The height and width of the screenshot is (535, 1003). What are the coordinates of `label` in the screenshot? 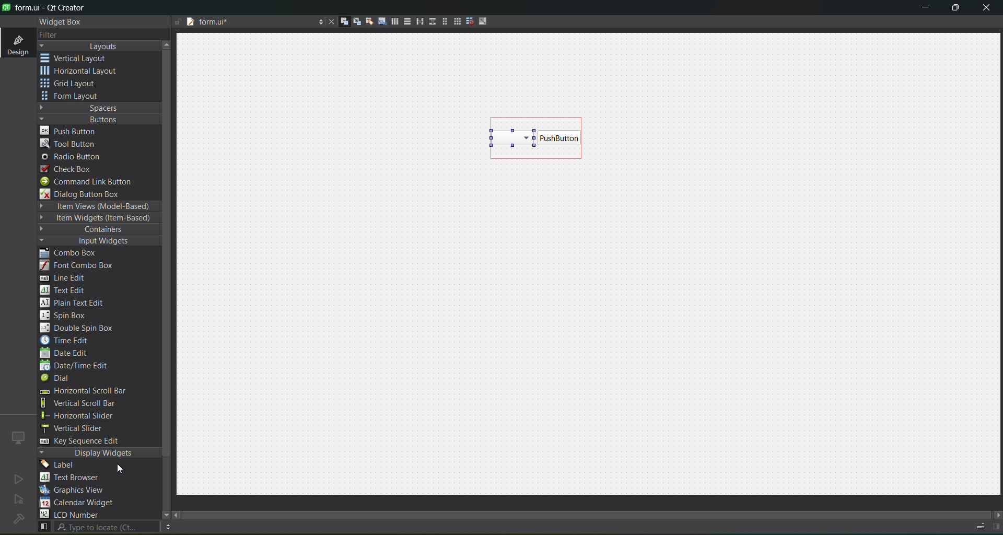 It's located at (61, 465).